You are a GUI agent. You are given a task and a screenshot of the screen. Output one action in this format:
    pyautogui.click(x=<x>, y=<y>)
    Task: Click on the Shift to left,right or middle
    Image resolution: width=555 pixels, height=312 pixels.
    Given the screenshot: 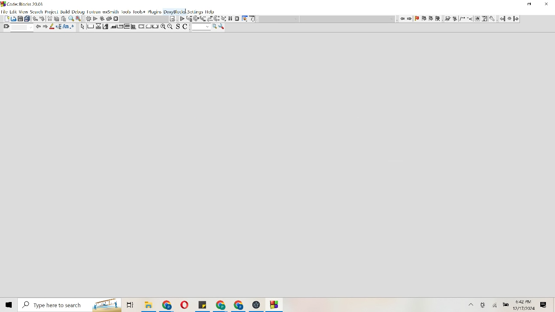 What is the action you would take?
    pyautogui.click(x=148, y=26)
    